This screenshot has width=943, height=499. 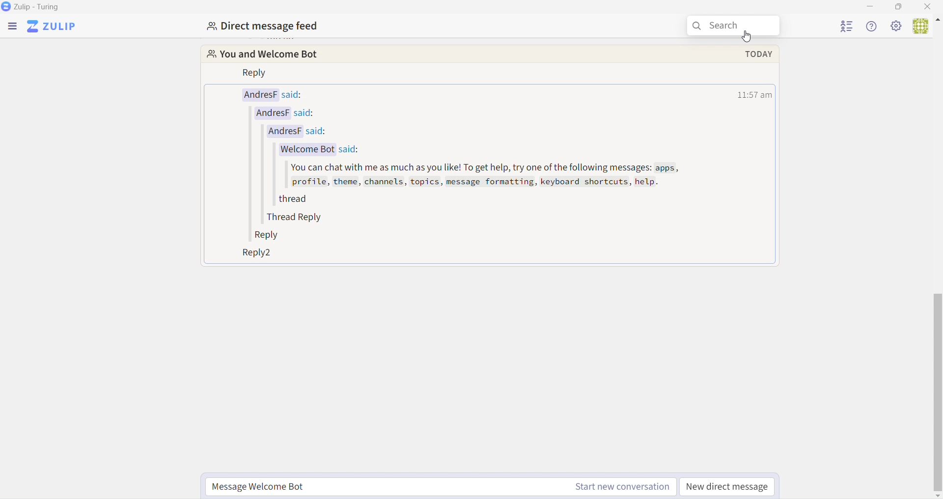 What do you see at coordinates (930, 6) in the screenshot?
I see `Close` at bounding box center [930, 6].